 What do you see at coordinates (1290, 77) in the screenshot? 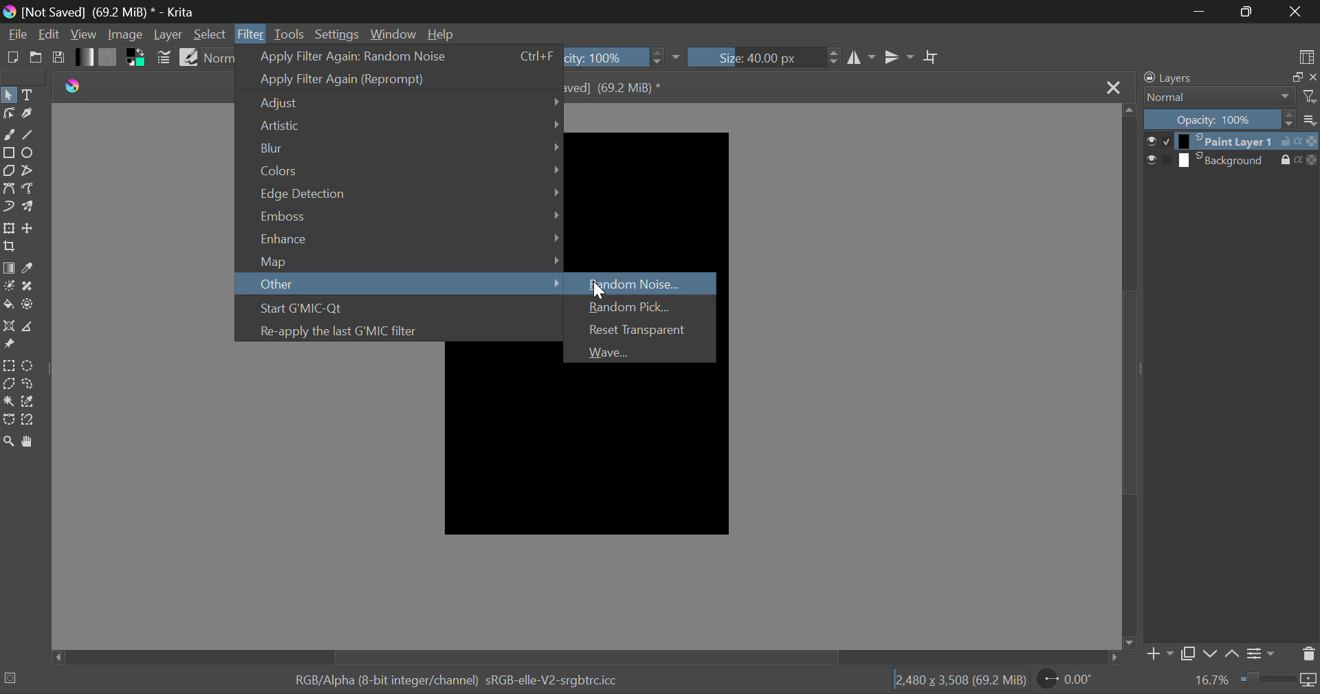
I see `maximize` at bounding box center [1290, 77].